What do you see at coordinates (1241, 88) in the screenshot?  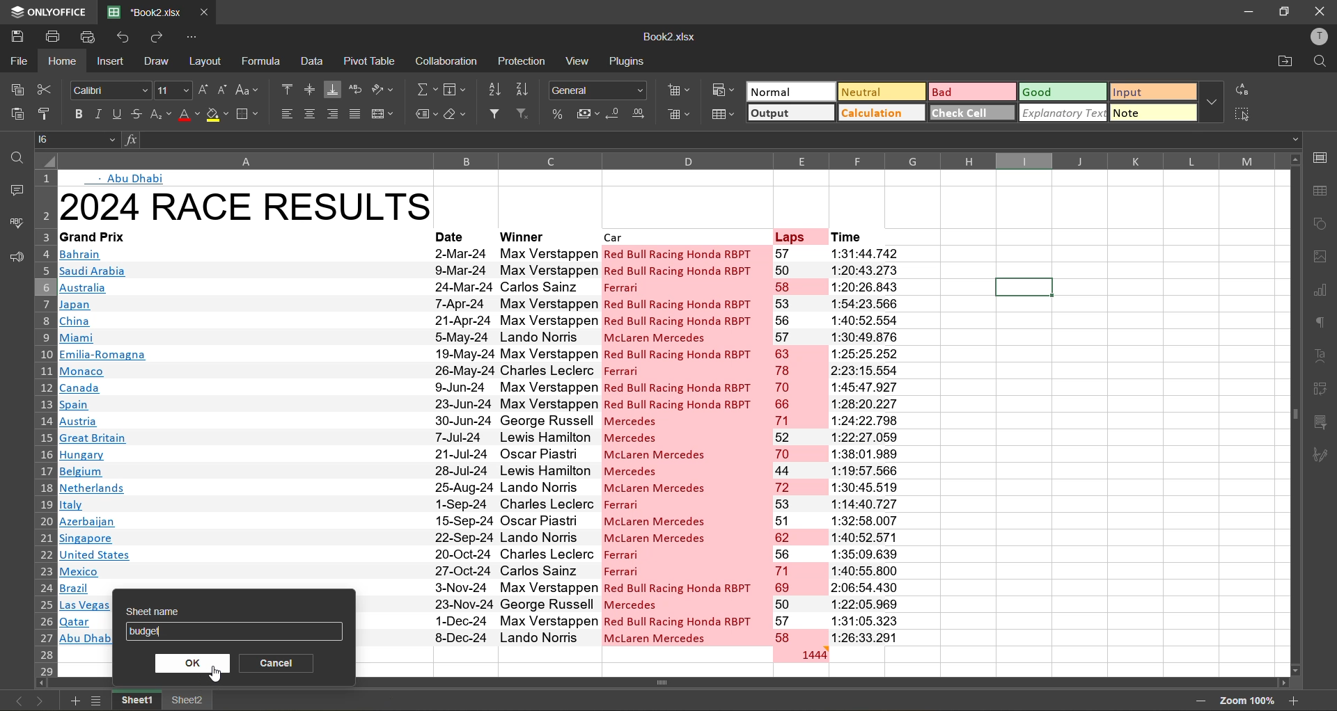 I see `replace` at bounding box center [1241, 88].